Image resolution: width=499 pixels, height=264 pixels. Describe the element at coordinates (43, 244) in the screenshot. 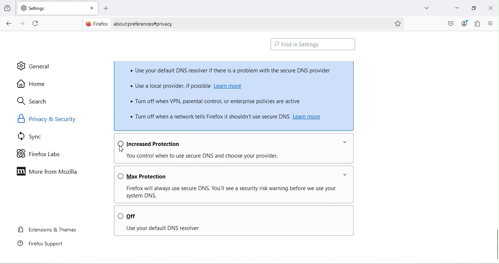

I see `Firefox support` at that location.